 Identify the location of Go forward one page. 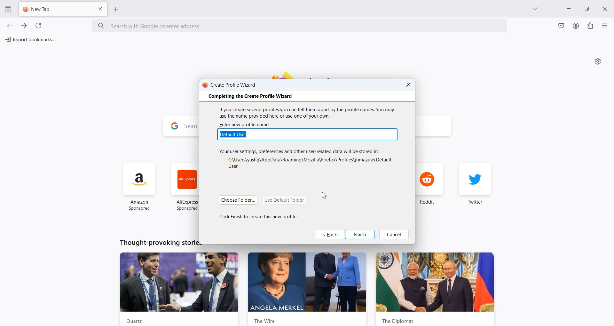
(23, 26).